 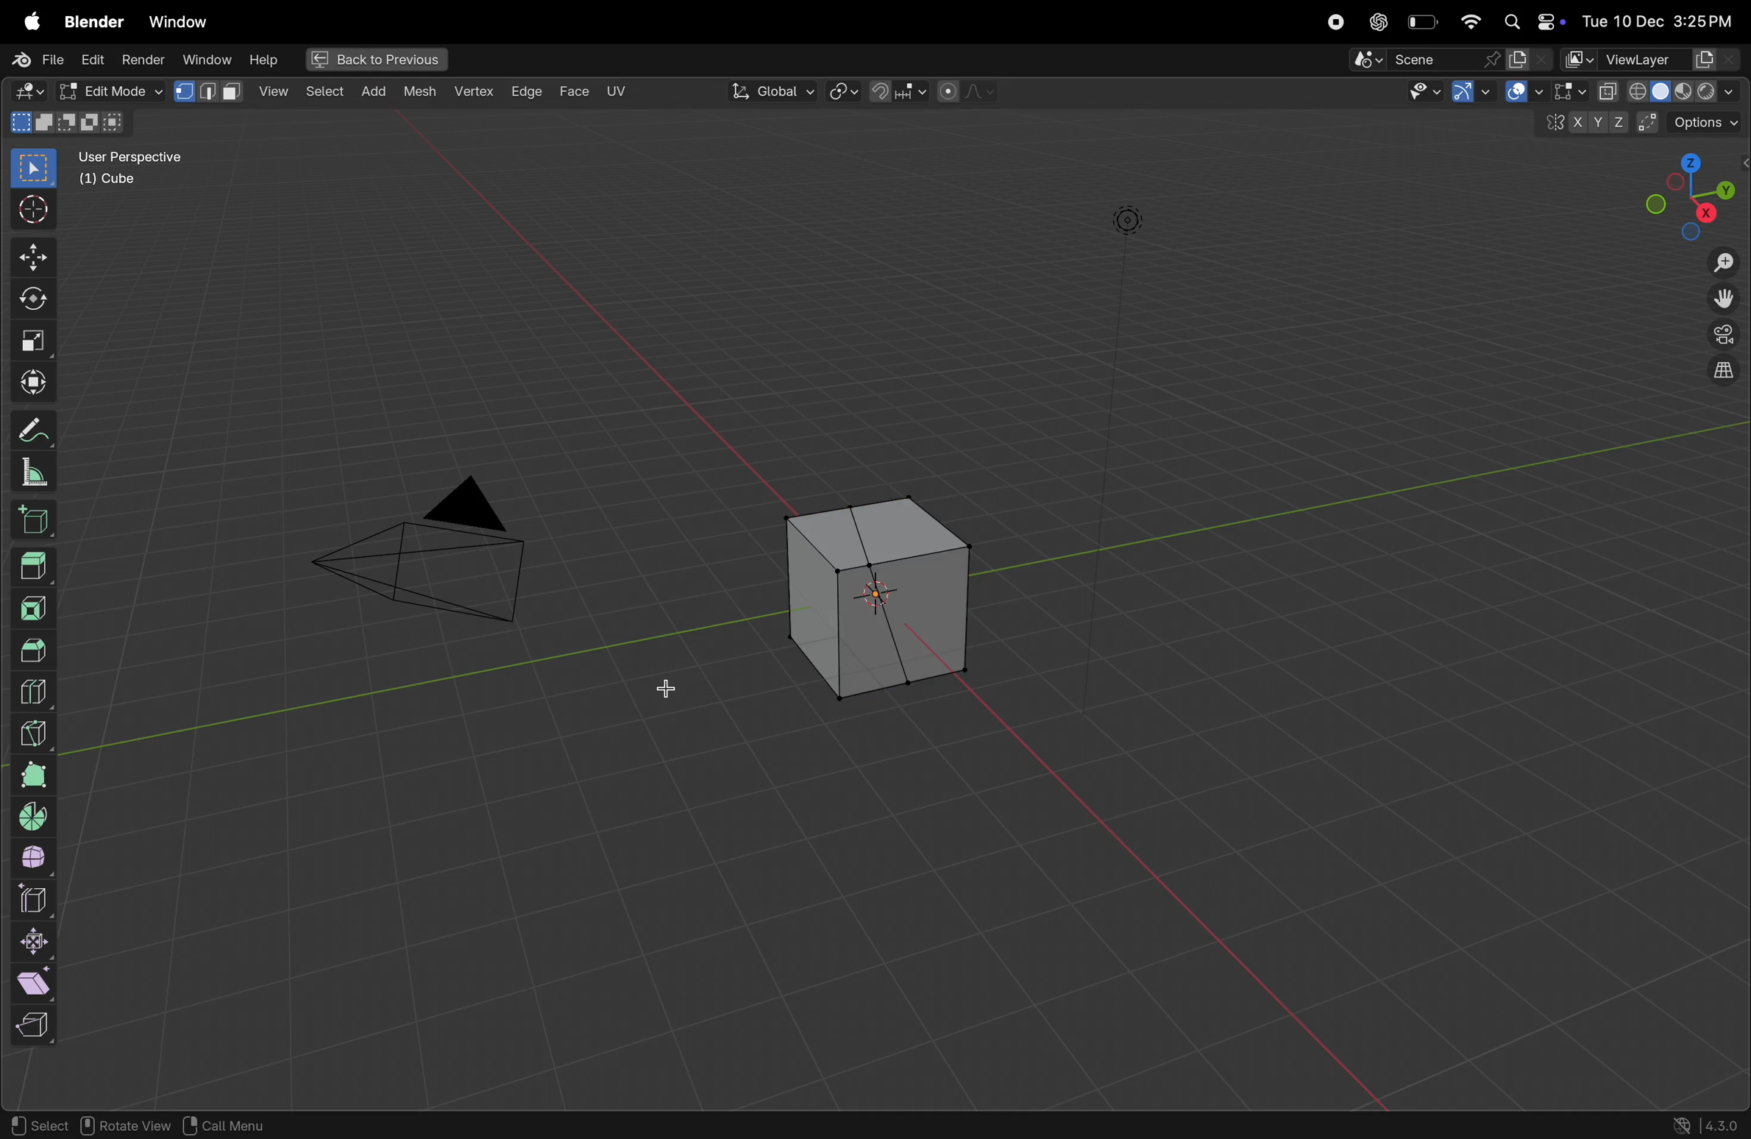 What do you see at coordinates (33, 776) in the screenshot?
I see `poly bulid spin` at bounding box center [33, 776].